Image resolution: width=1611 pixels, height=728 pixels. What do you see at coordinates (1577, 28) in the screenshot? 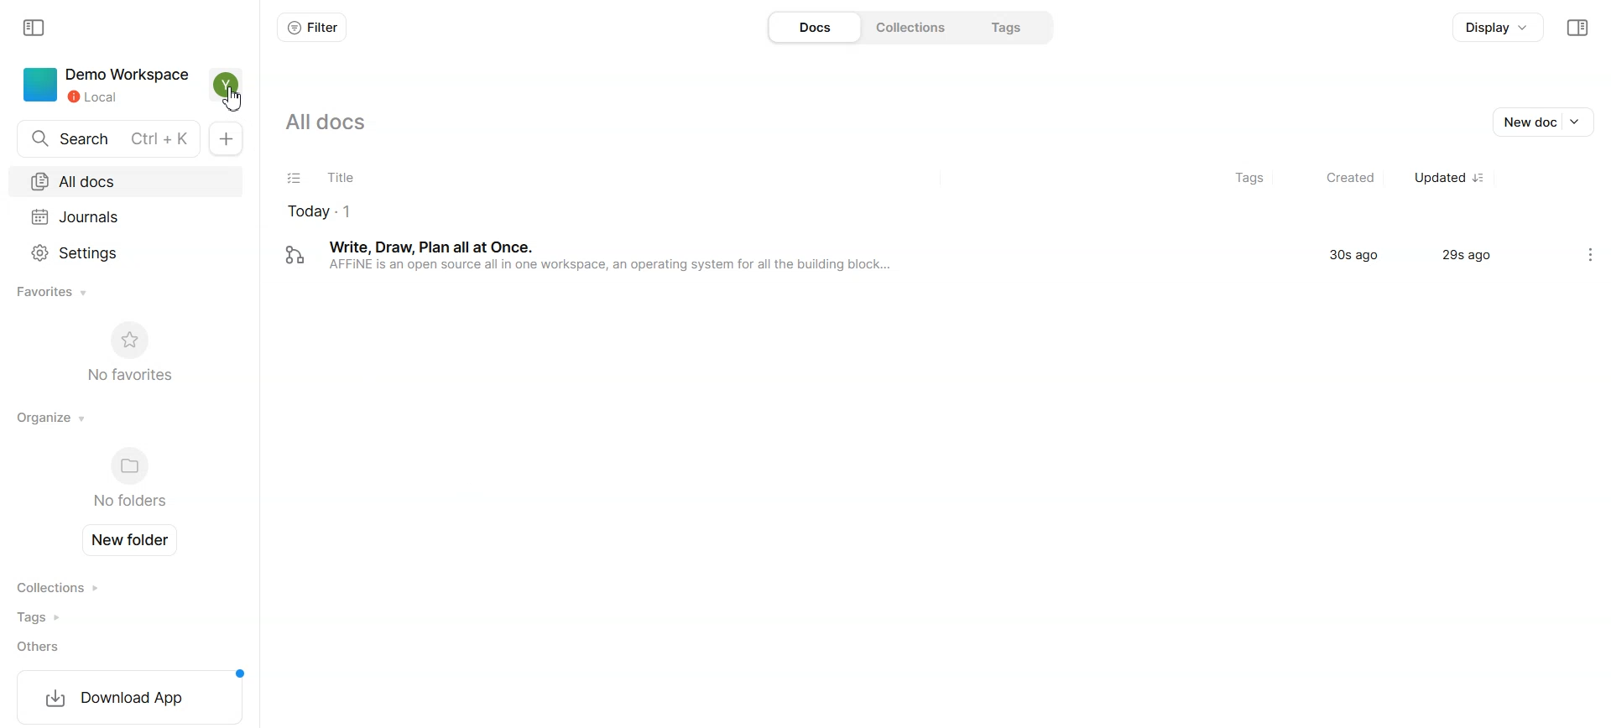
I see `Collapse sidebar` at bounding box center [1577, 28].